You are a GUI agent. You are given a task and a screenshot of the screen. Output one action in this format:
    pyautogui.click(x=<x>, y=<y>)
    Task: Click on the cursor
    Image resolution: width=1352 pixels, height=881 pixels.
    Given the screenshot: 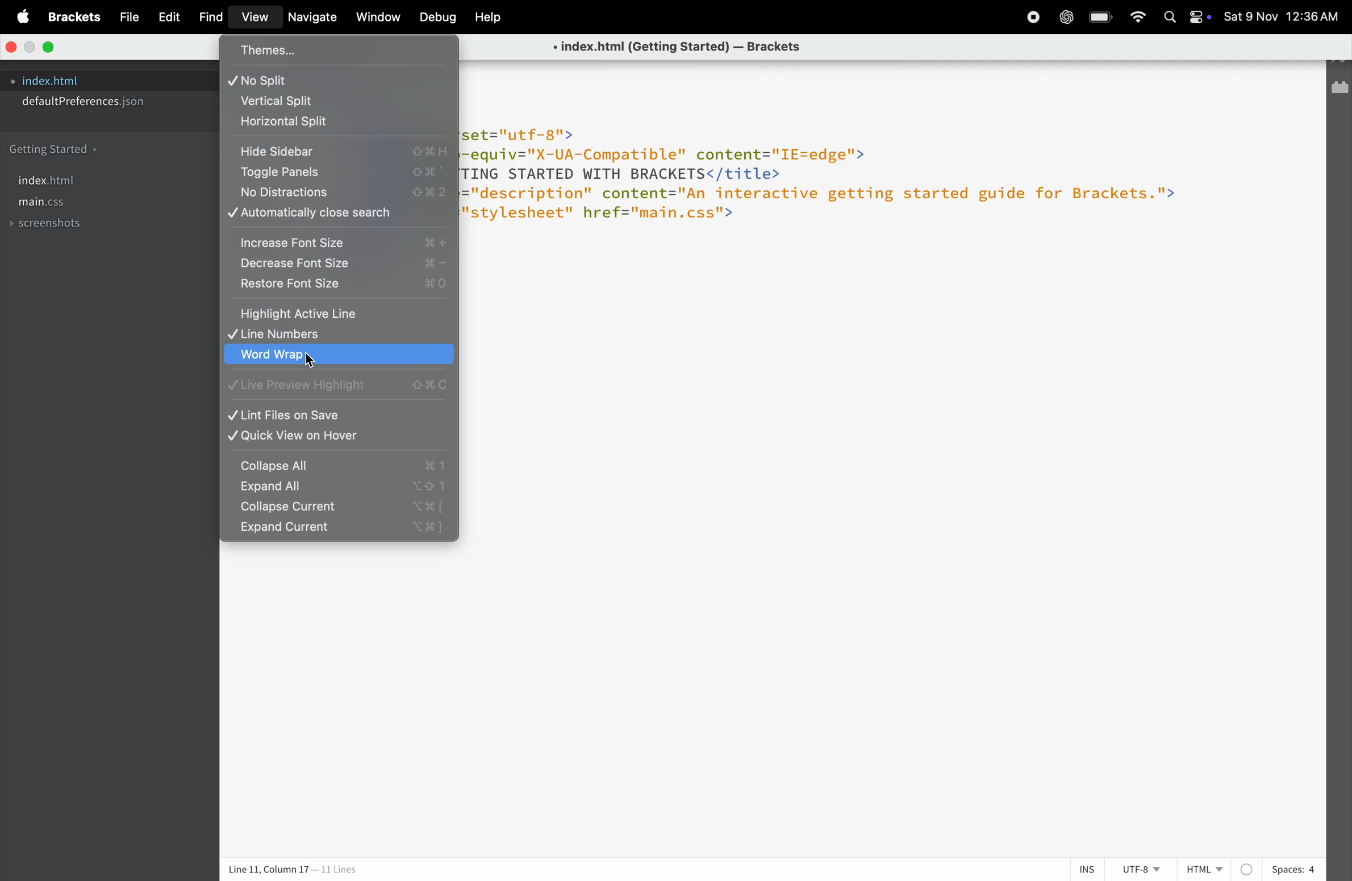 What is the action you would take?
    pyautogui.click(x=312, y=364)
    